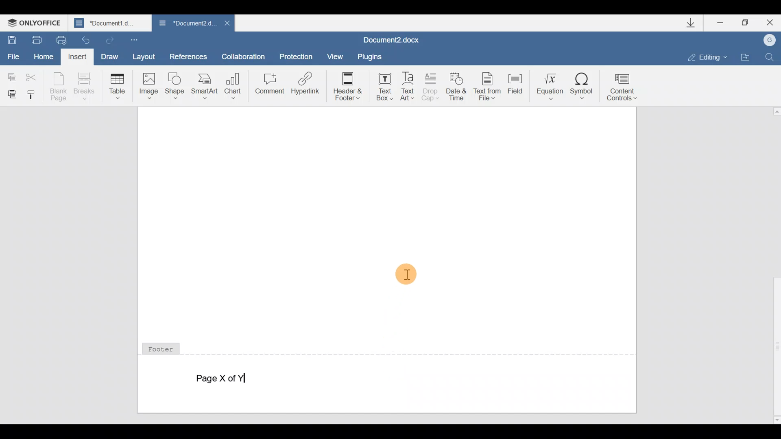 The height and width of the screenshot is (439, 781). I want to click on Header & footer, so click(345, 86).